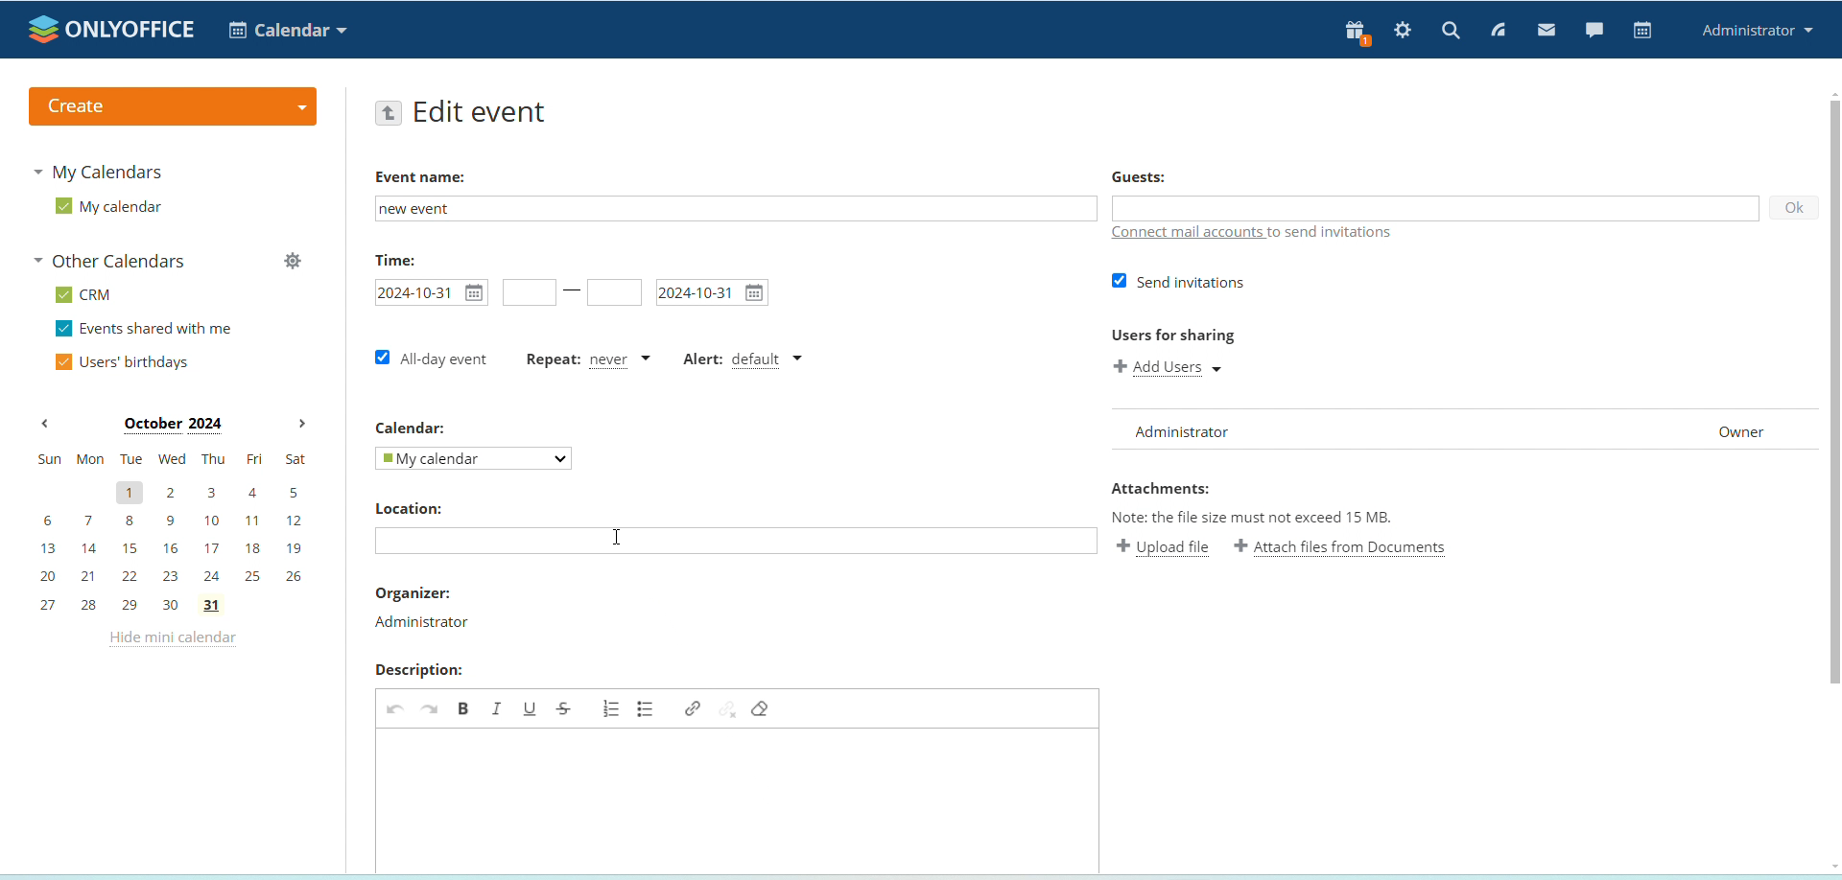  What do you see at coordinates (497, 707) in the screenshot?
I see `italic` at bounding box center [497, 707].